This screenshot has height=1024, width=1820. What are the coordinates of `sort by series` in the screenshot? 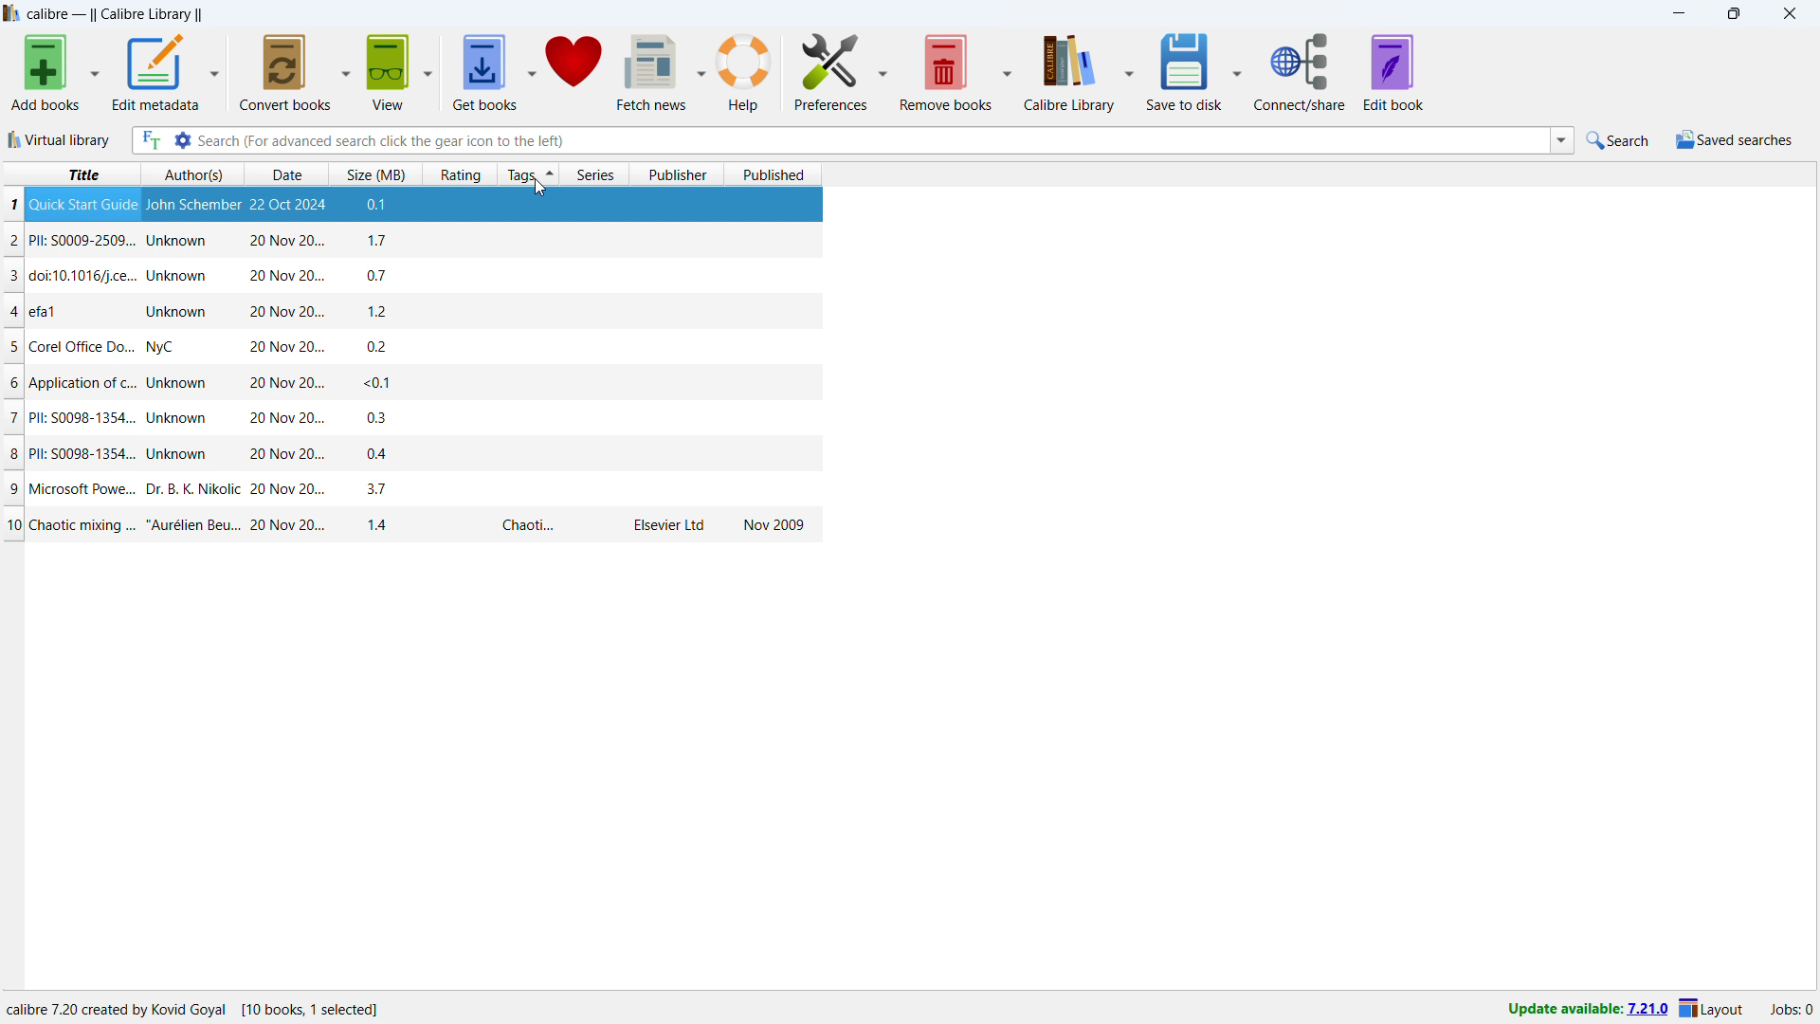 It's located at (594, 174).